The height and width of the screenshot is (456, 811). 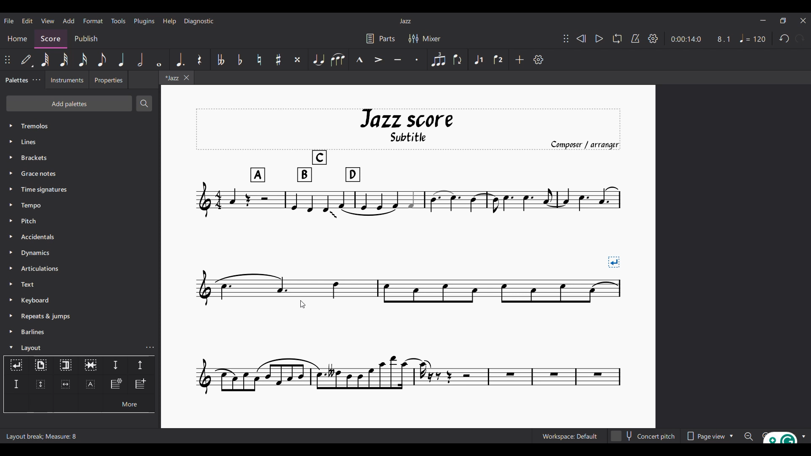 I want to click on 32nd note, so click(x=64, y=60).